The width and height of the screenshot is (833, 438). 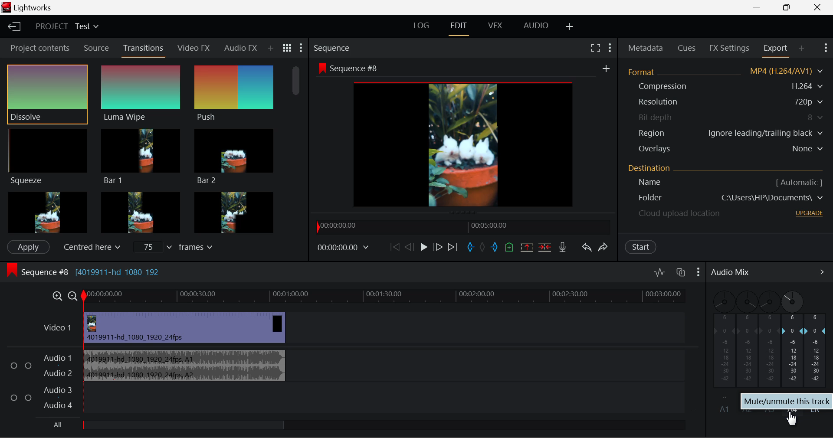 I want to click on Sequence, so click(x=336, y=47).